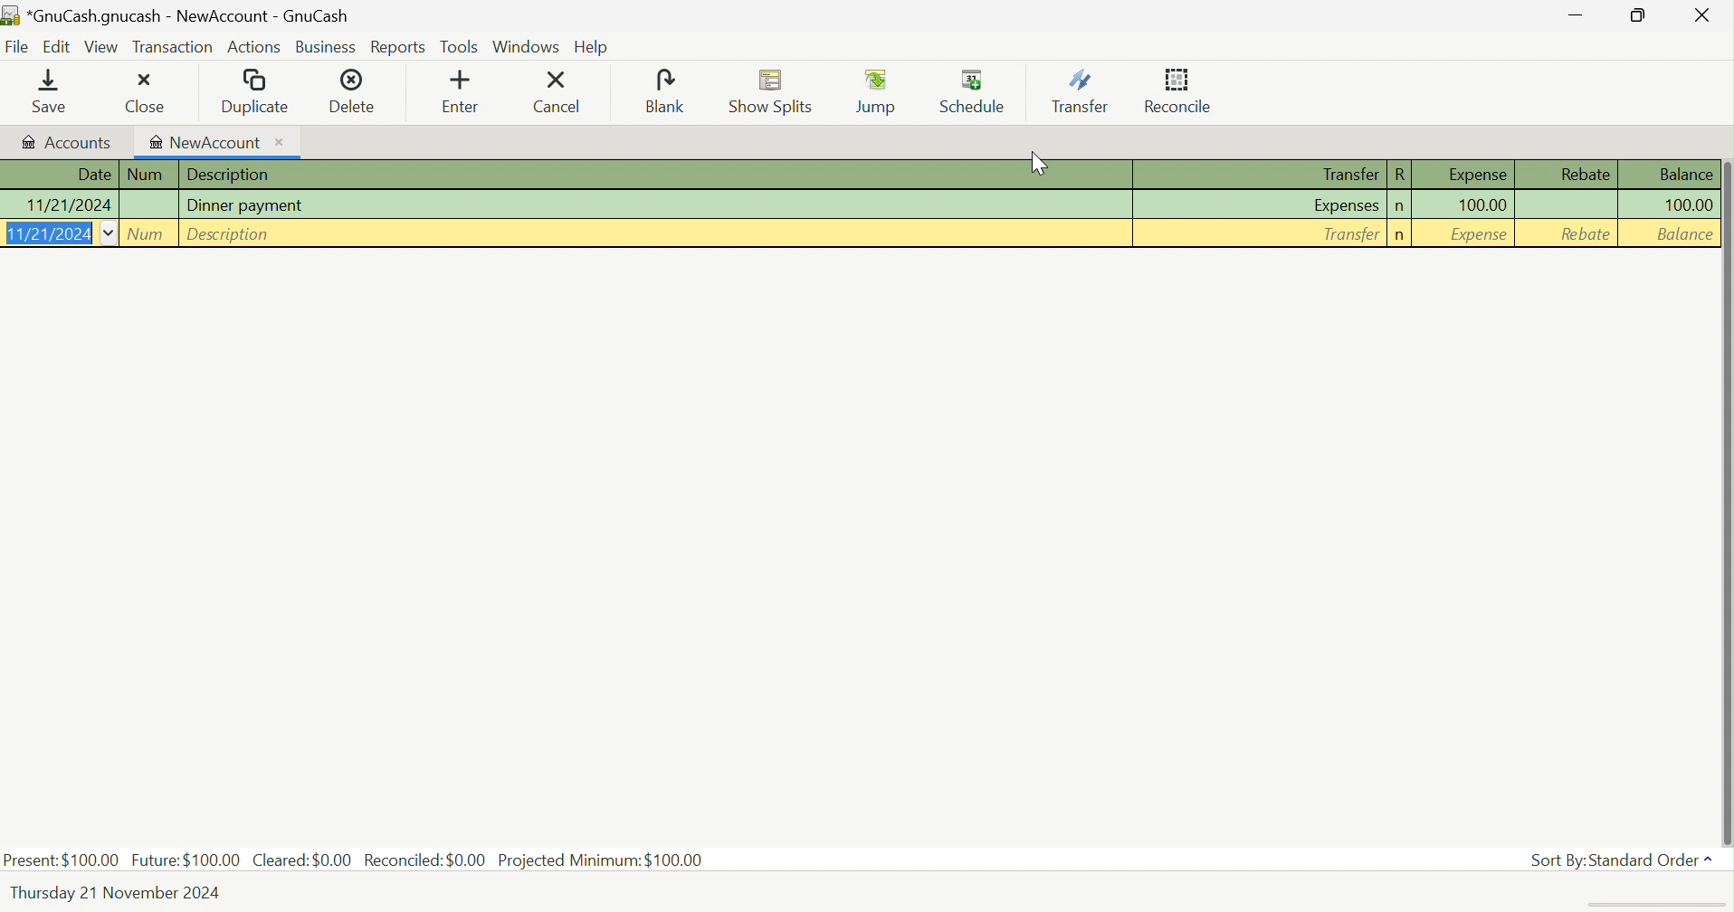 This screenshot has height=912, width=1734. I want to click on Jump, so click(876, 90).